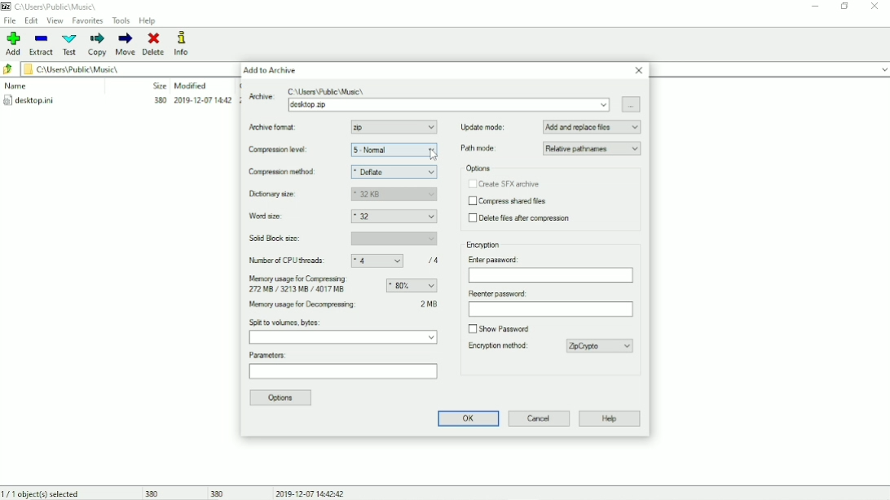 Image resolution: width=890 pixels, height=500 pixels. What do you see at coordinates (549, 269) in the screenshot?
I see `Enter password` at bounding box center [549, 269].